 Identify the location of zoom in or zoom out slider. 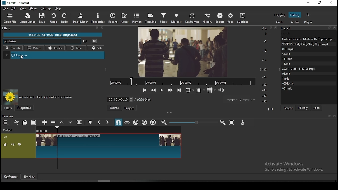
(192, 122).